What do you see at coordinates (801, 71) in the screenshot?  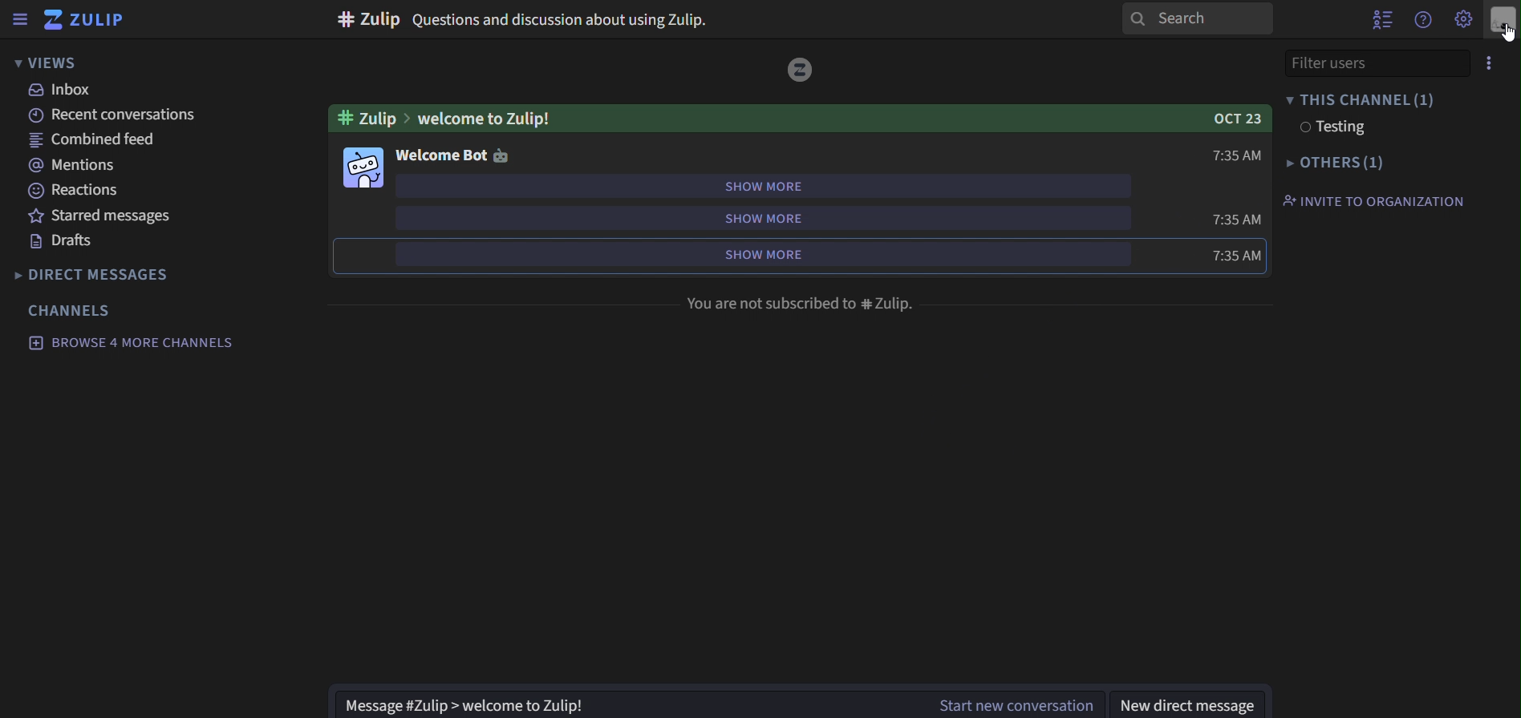 I see `image` at bounding box center [801, 71].